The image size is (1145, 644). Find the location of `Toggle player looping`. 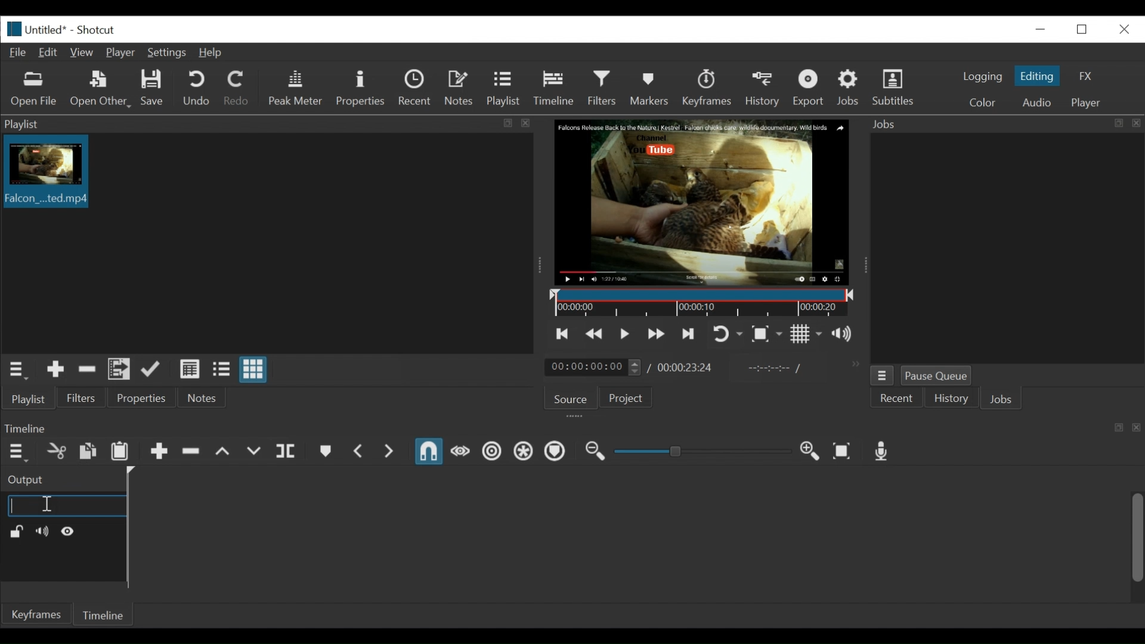

Toggle player looping is located at coordinates (691, 335).